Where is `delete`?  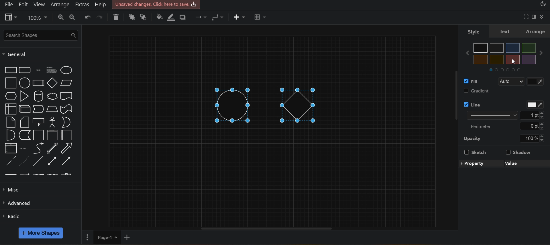
delete is located at coordinates (116, 17).